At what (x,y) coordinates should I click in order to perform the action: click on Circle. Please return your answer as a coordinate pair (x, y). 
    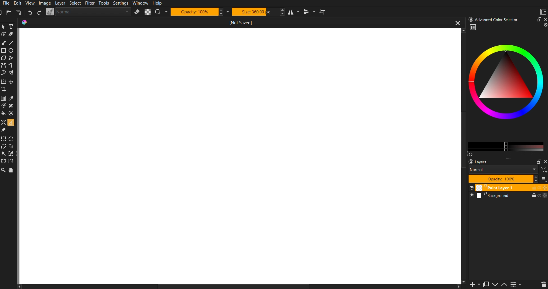
    Looking at the image, I should click on (12, 50).